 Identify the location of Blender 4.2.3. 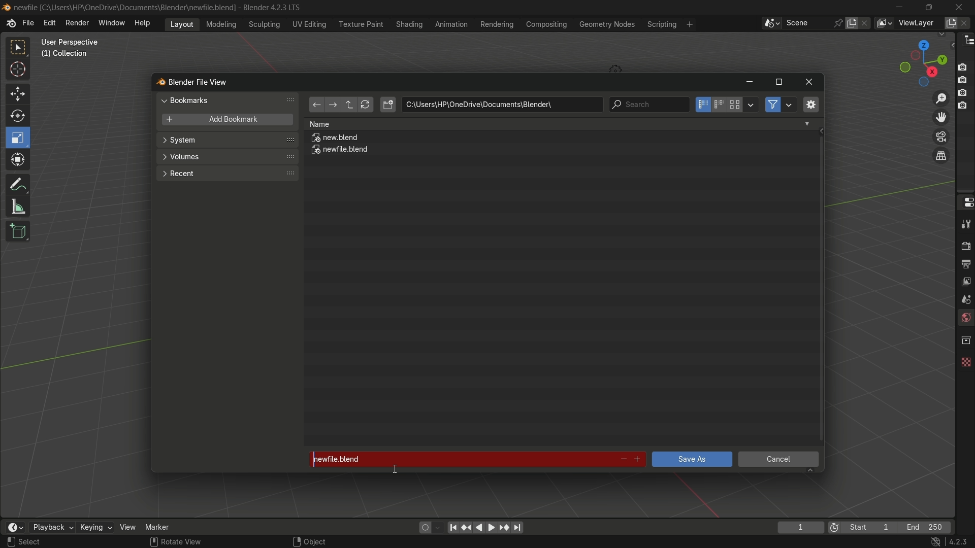
(269, 7).